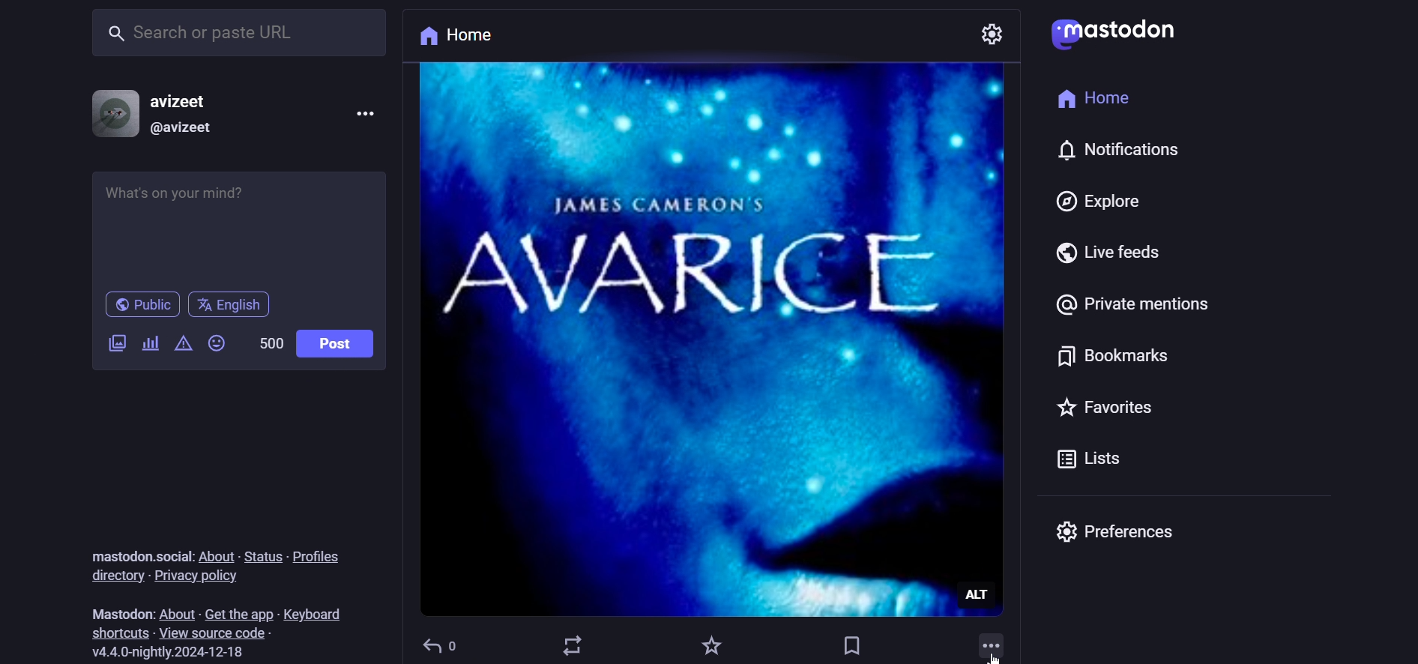 The height and width of the screenshot is (664, 1418). I want to click on mastodon, so click(120, 612).